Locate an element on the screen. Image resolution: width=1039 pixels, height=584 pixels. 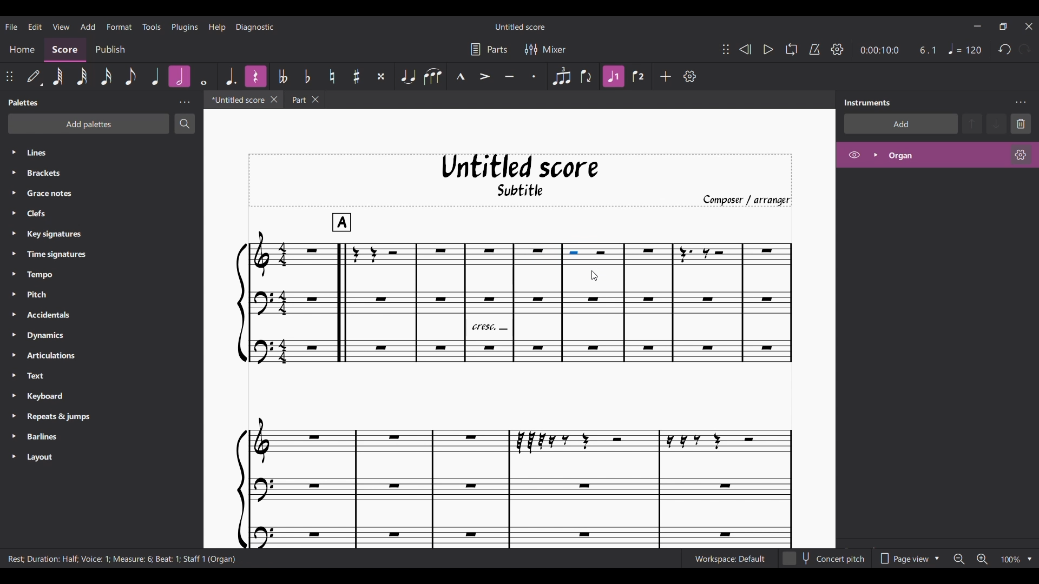
Add is located at coordinates (666, 76).